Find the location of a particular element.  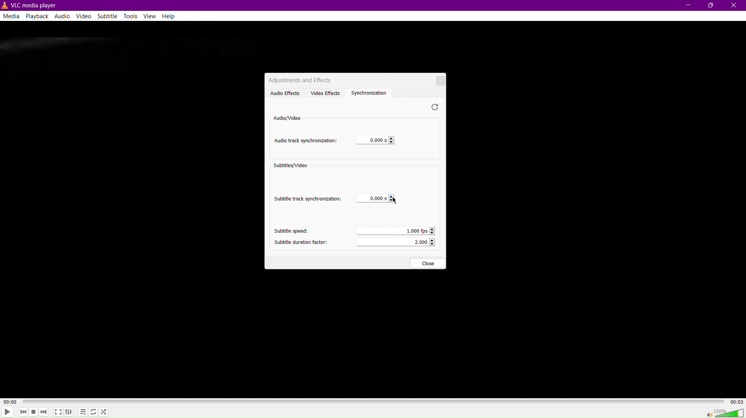

Video is located at coordinates (83, 17).